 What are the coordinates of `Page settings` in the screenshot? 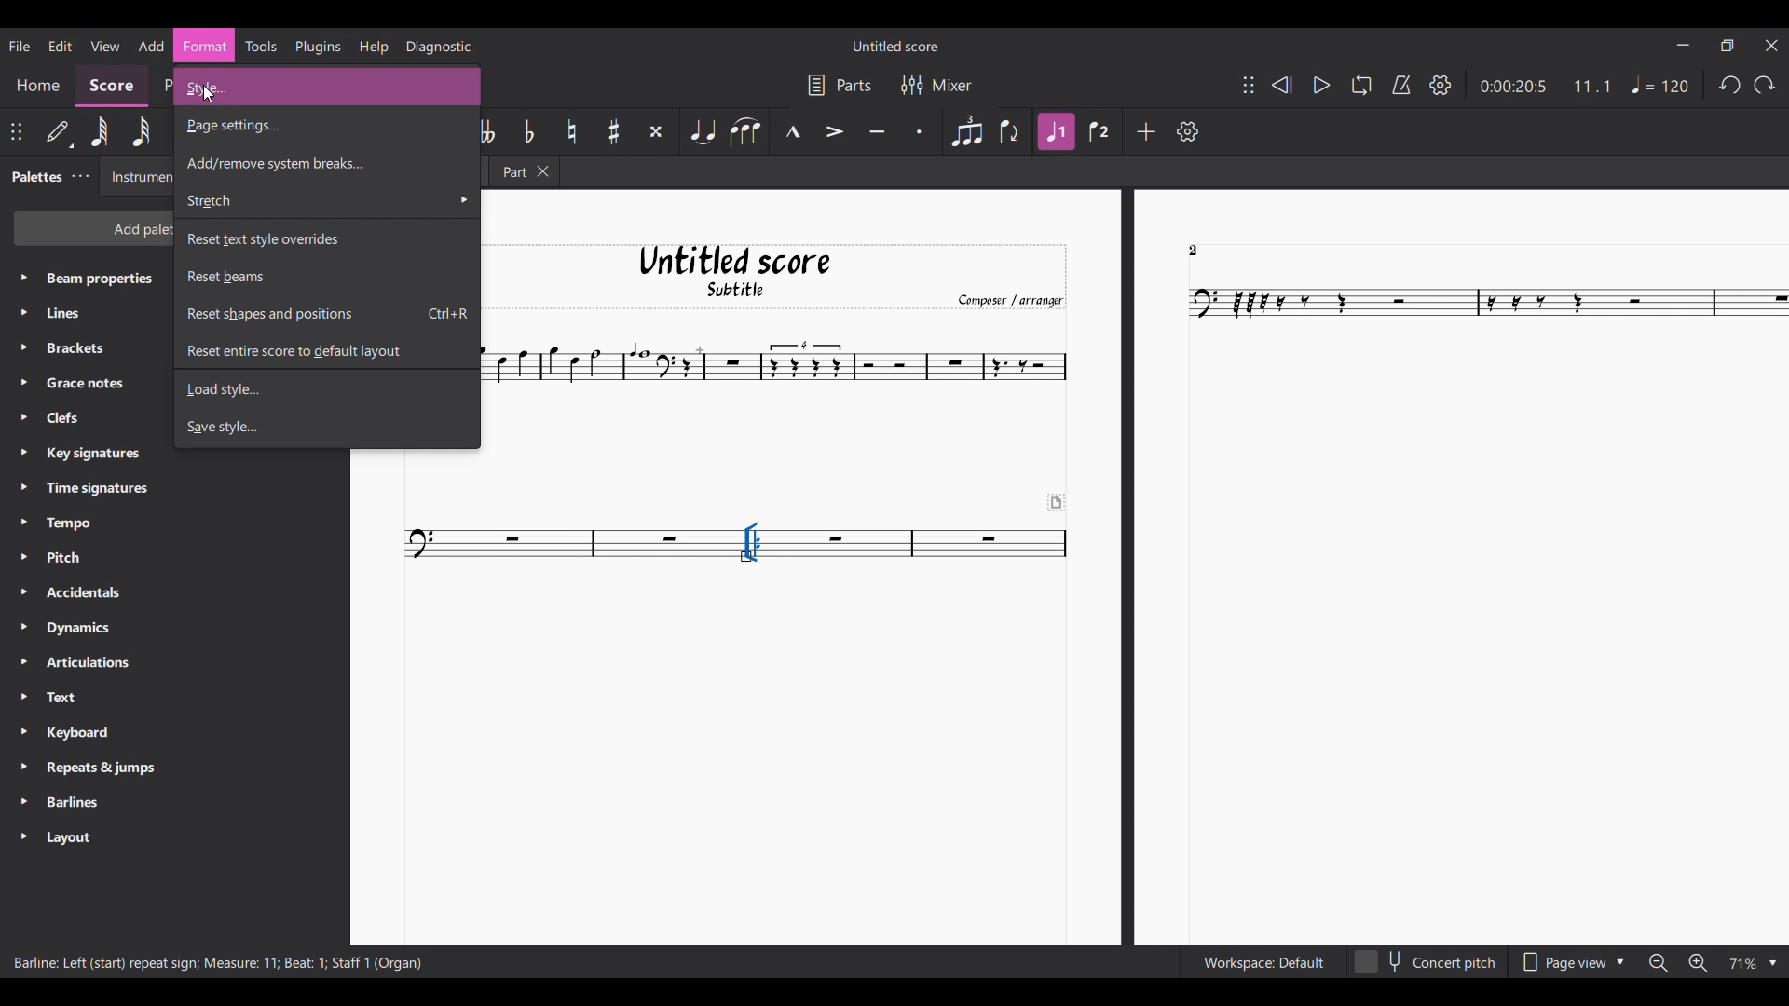 It's located at (325, 127).